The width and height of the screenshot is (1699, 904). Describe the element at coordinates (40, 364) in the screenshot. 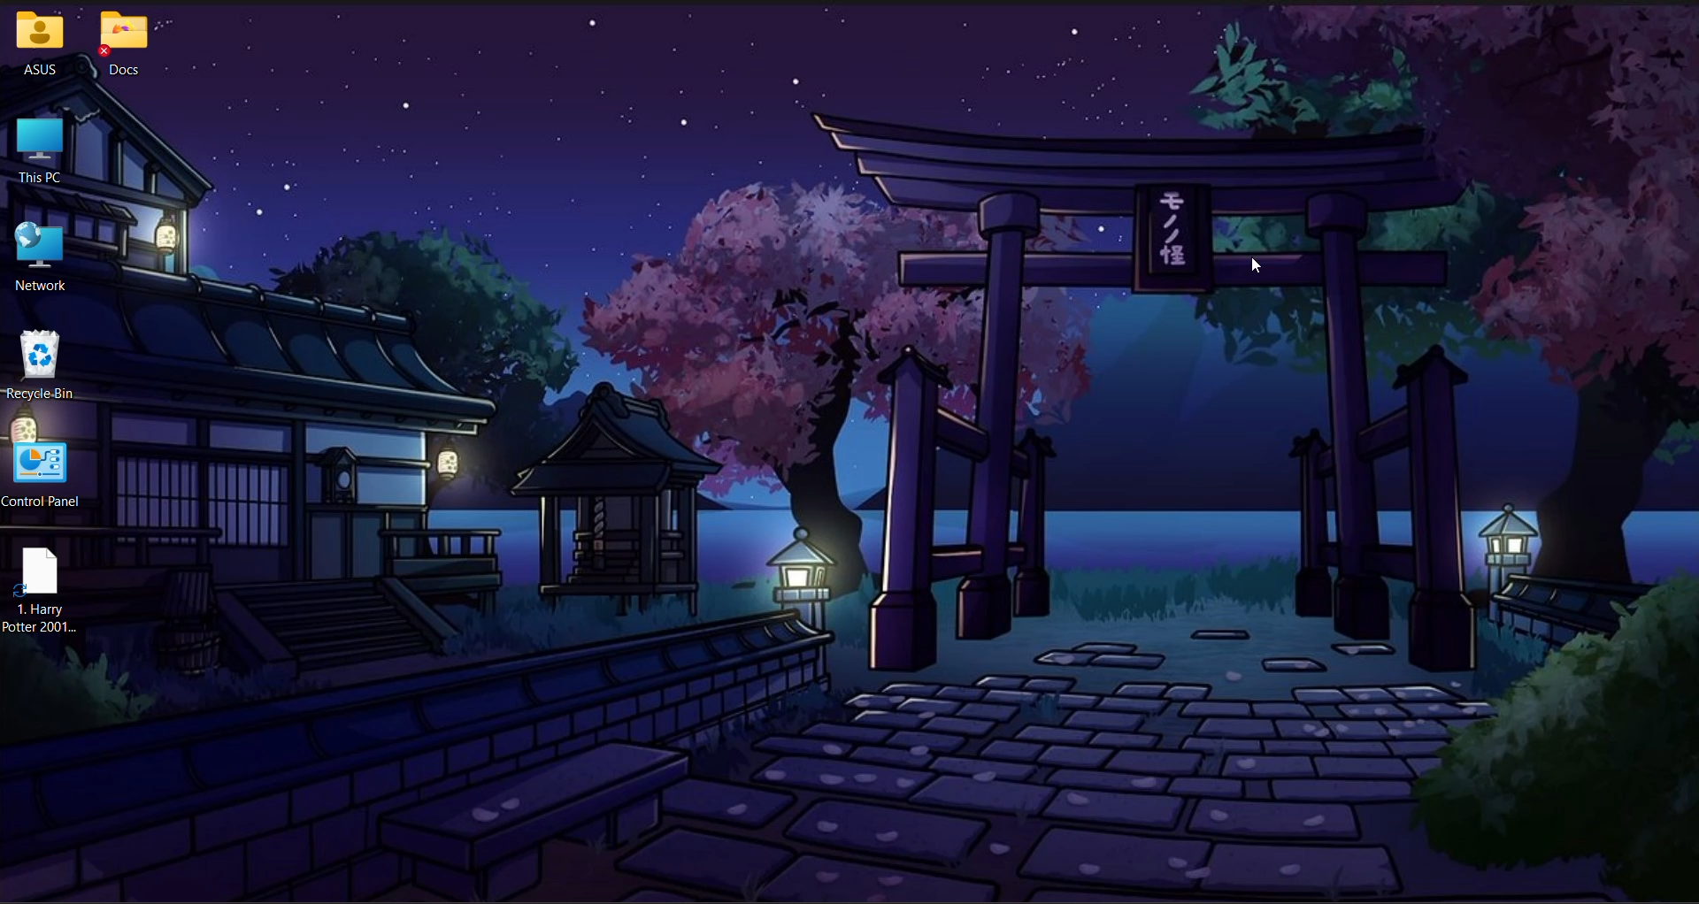

I see `Recycle bin` at that location.